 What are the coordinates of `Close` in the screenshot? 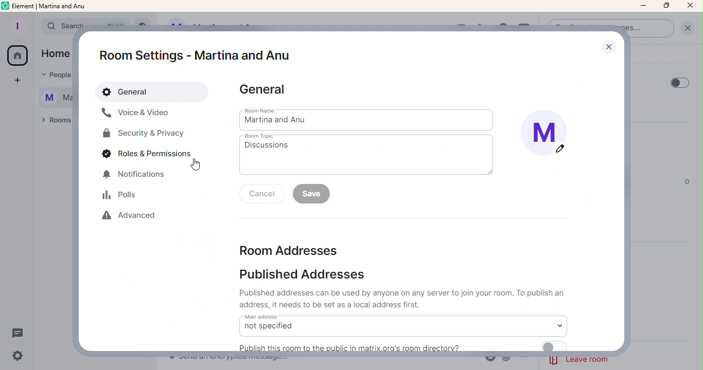 It's located at (608, 46).